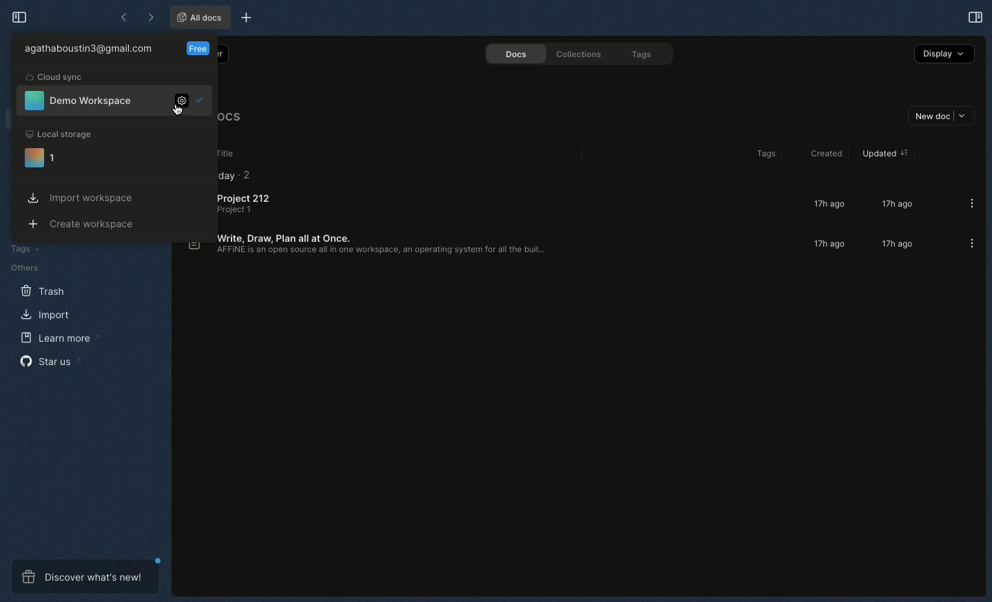 The width and height of the screenshot is (992, 602). What do you see at coordinates (816, 152) in the screenshot?
I see `Created` at bounding box center [816, 152].